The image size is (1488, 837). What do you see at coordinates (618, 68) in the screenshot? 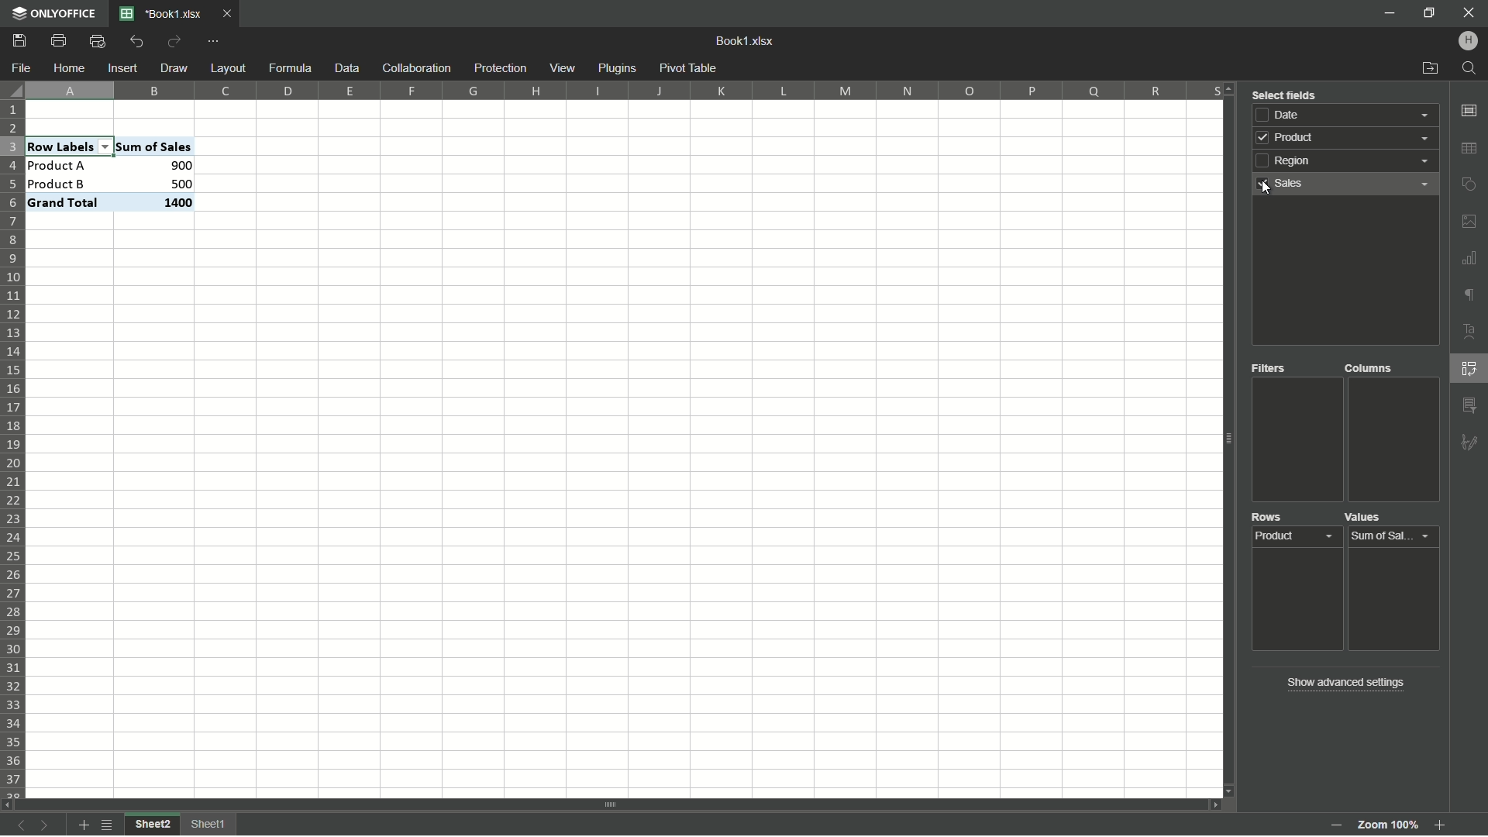
I see `plugins` at bounding box center [618, 68].